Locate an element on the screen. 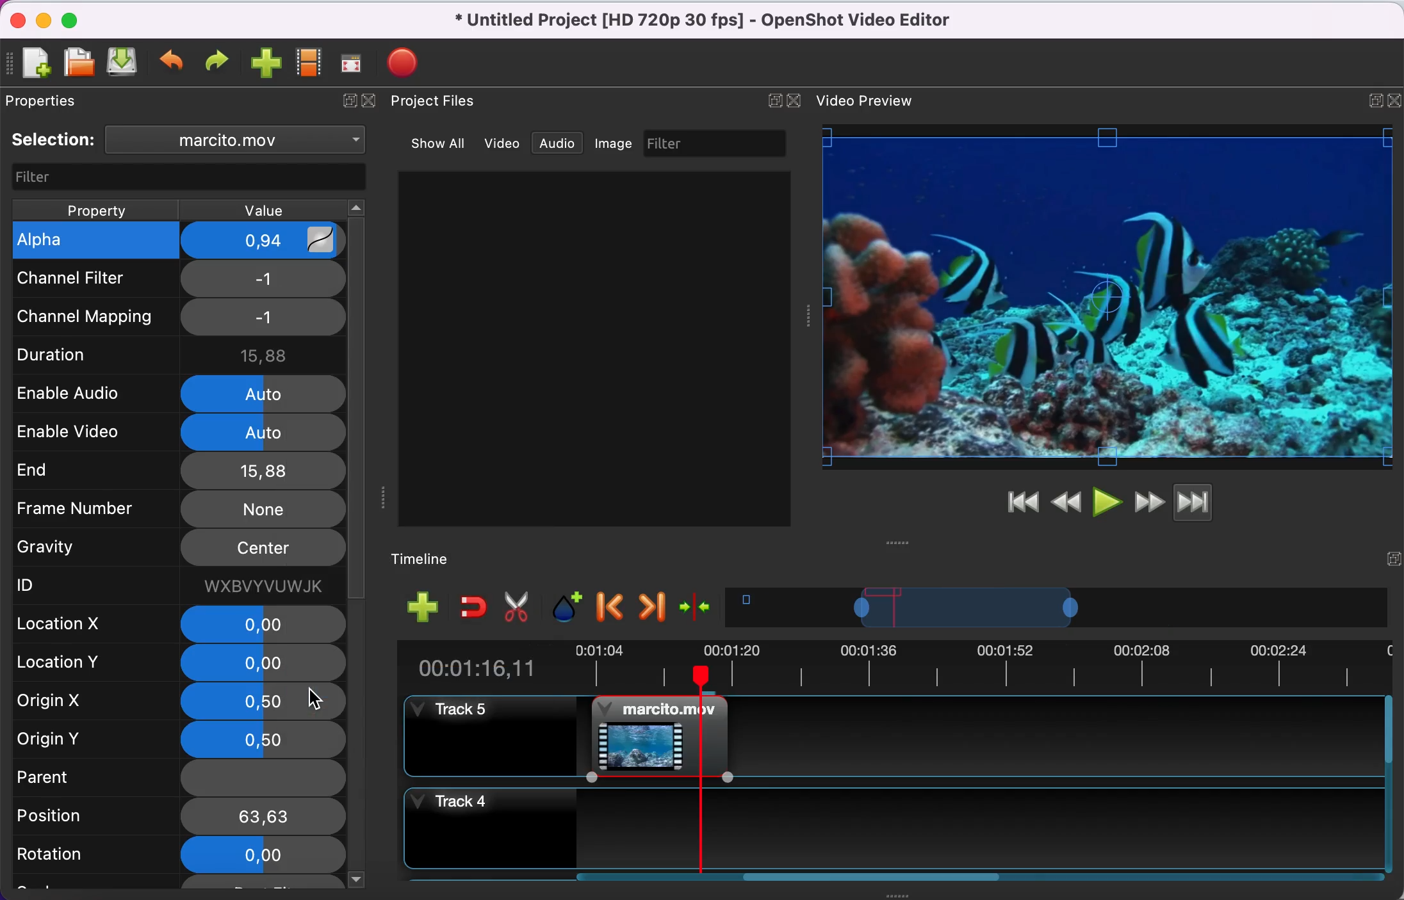  export file is located at coordinates (402, 61).